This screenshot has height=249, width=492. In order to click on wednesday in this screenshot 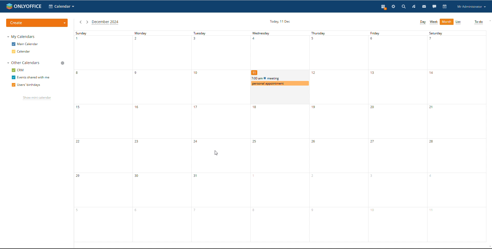, I will do `click(280, 136)`.